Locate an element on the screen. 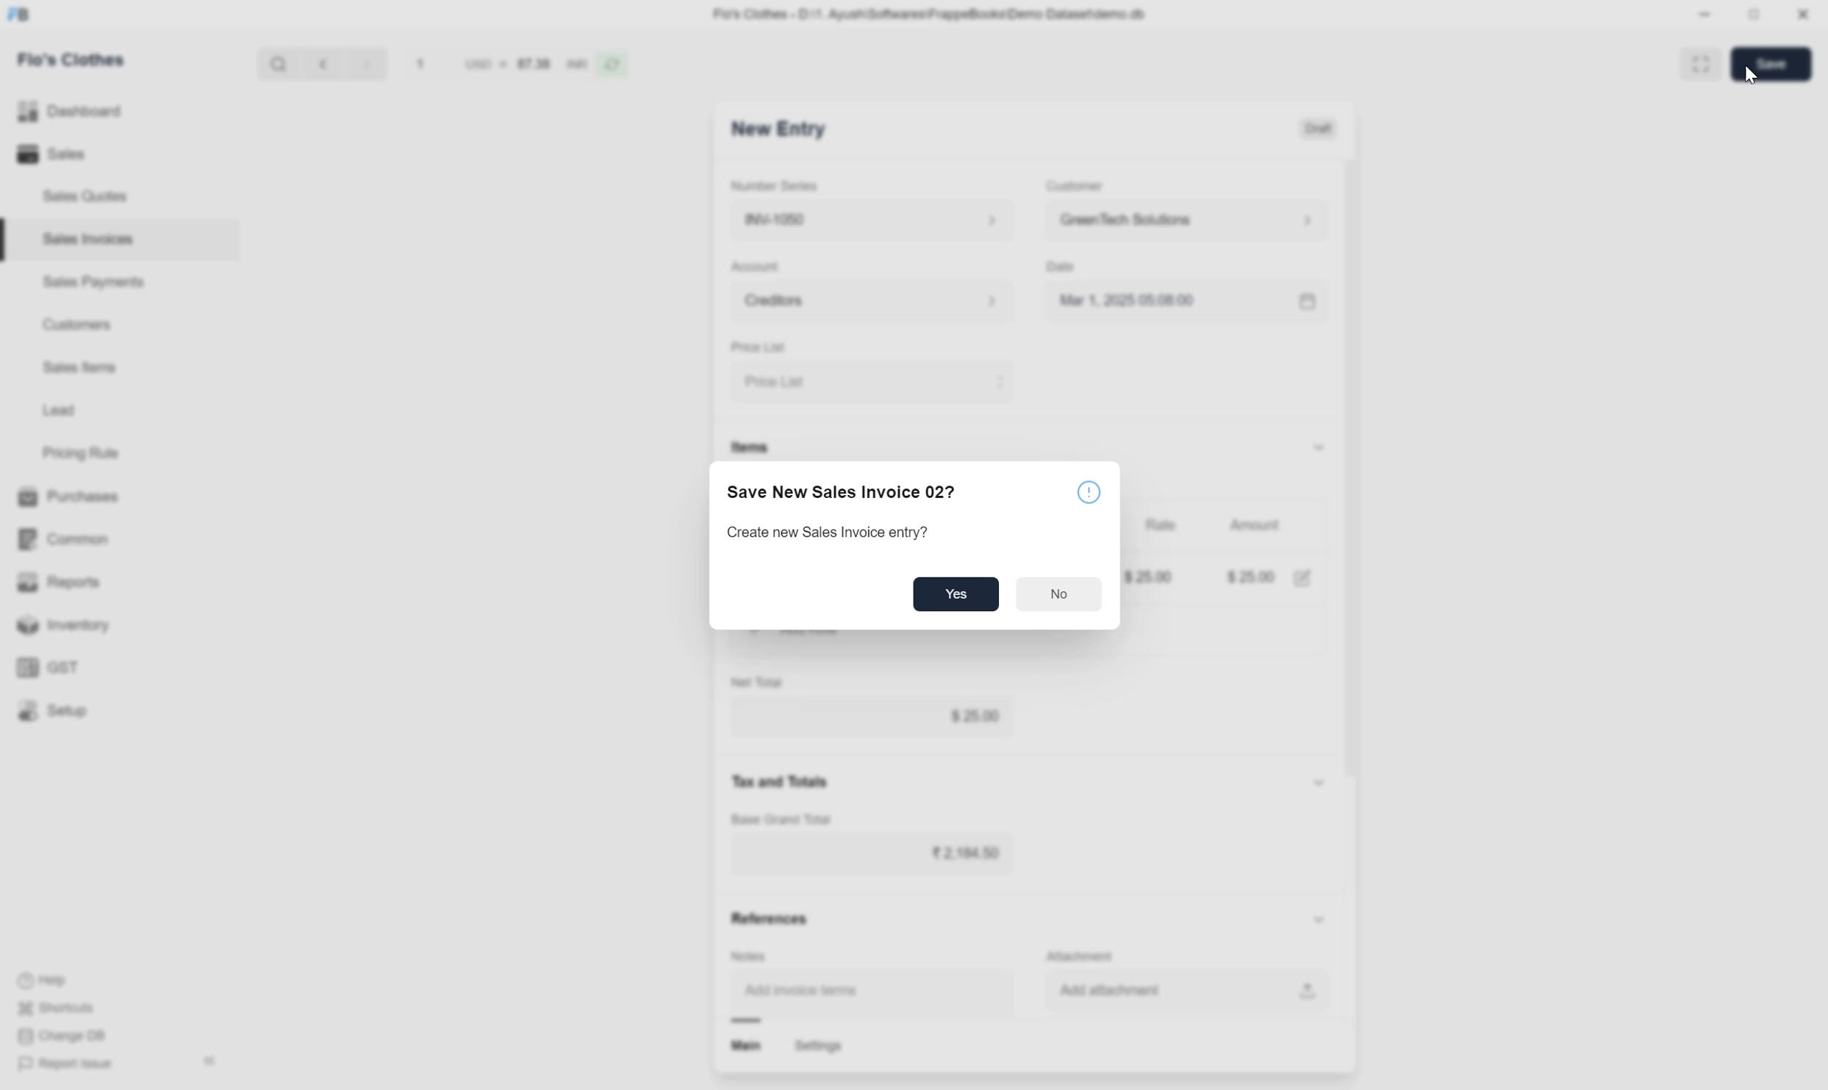 This screenshot has width=1828, height=1090. Lead is located at coordinates (59, 412).